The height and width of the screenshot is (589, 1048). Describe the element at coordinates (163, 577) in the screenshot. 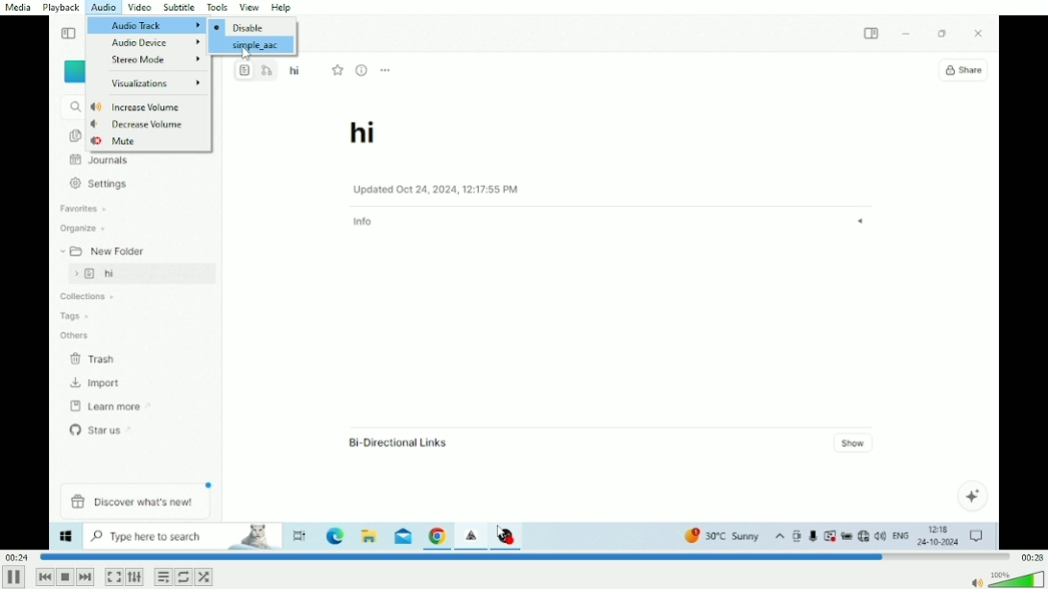

I see `Toggle playlist` at that location.